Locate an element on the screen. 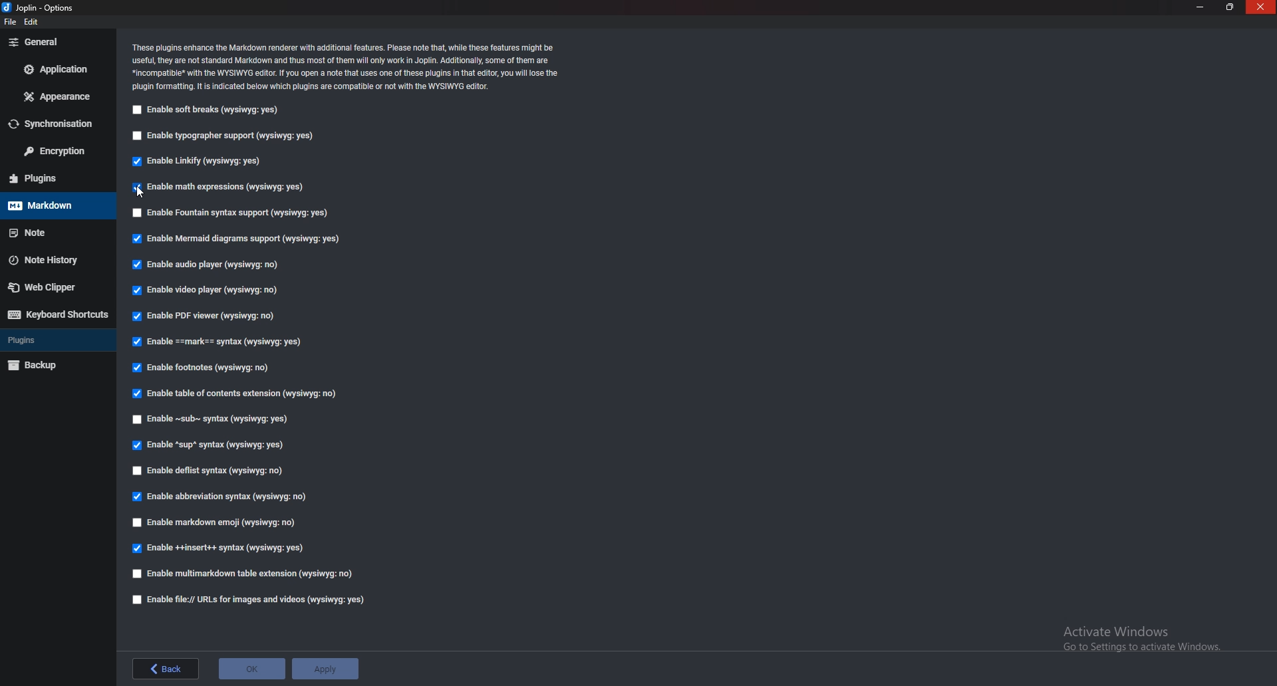 The width and height of the screenshot is (1277, 686). close is located at coordinates (1260, 7).